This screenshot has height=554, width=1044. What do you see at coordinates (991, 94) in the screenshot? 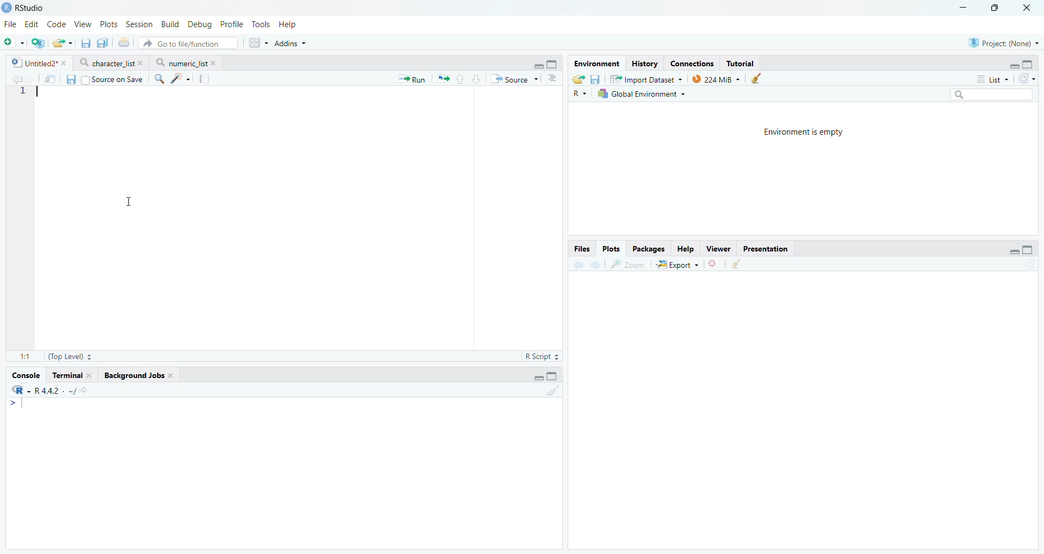
I see `Search` at bounding box center [991, 94].